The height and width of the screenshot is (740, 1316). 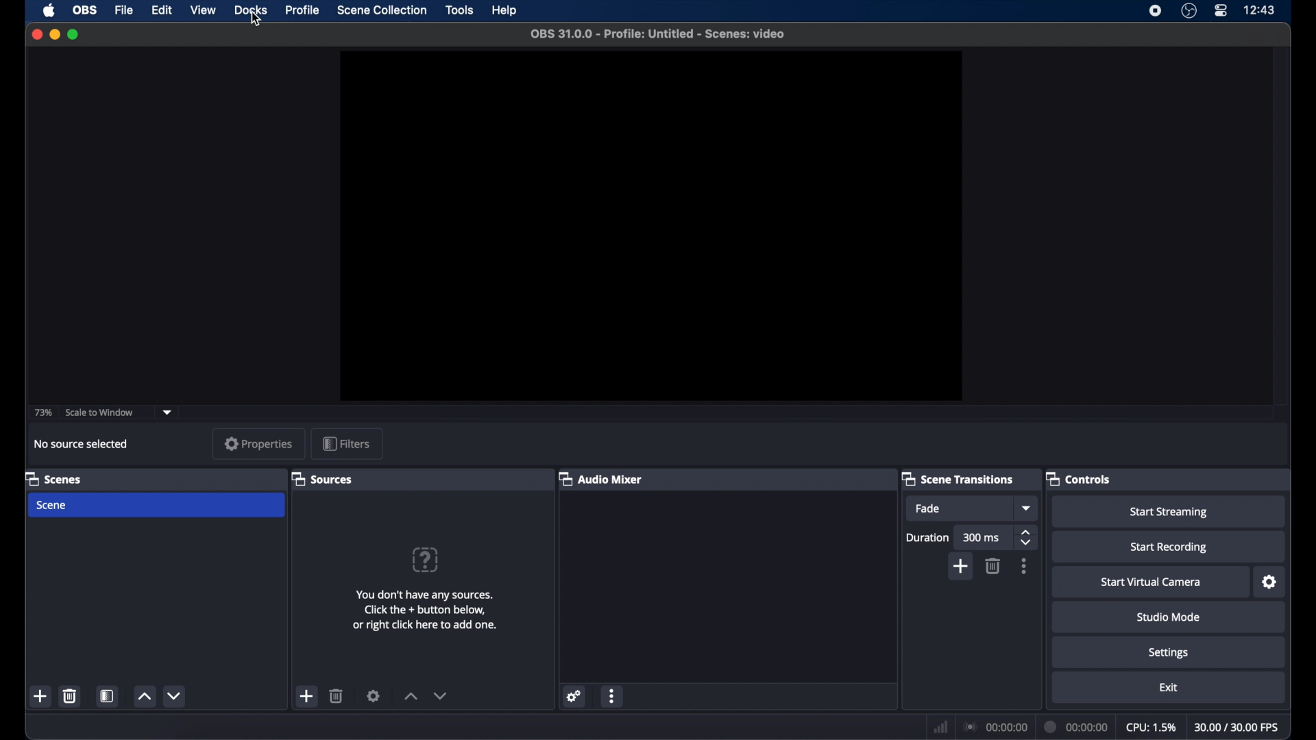 I want to click on settings, so click(x=374, y=695).